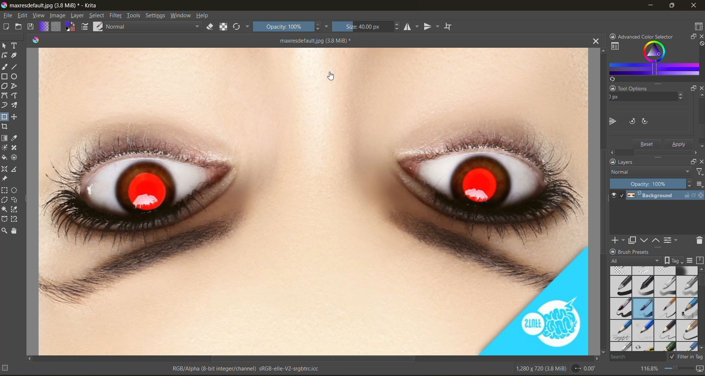 This screenshot has height=376, width=705. Describe the element at coordinates (699, 88) in the screenshot. I see `close docker` at that location.